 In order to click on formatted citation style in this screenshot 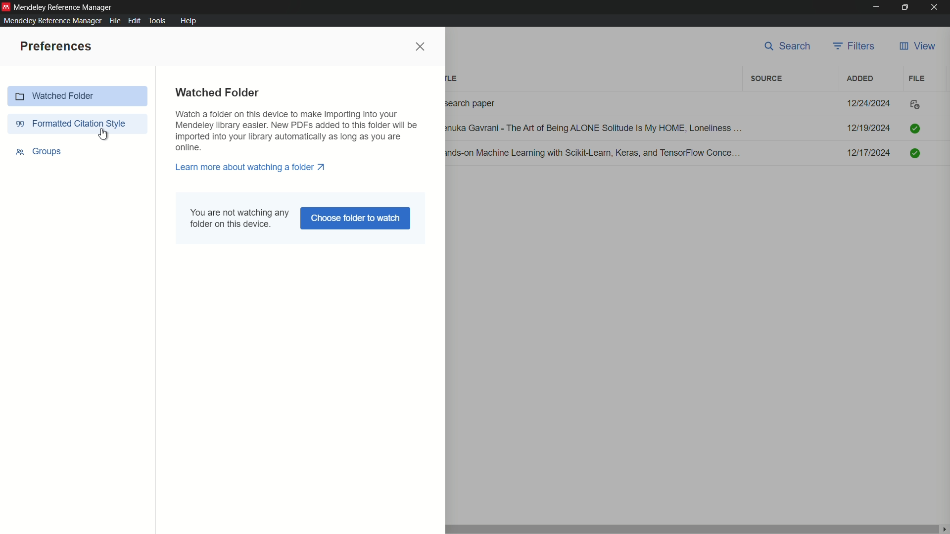, I will do `click(78, 123)`.